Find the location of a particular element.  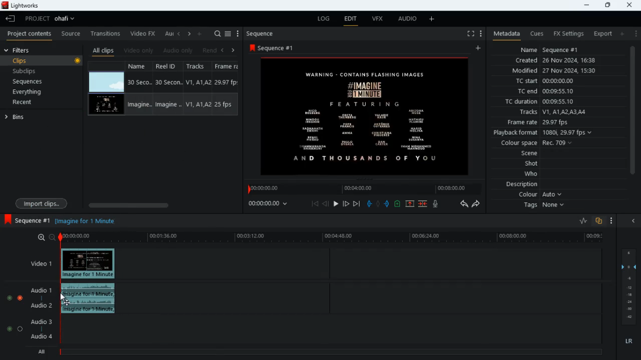

menu is located at coordinates (238, 34).